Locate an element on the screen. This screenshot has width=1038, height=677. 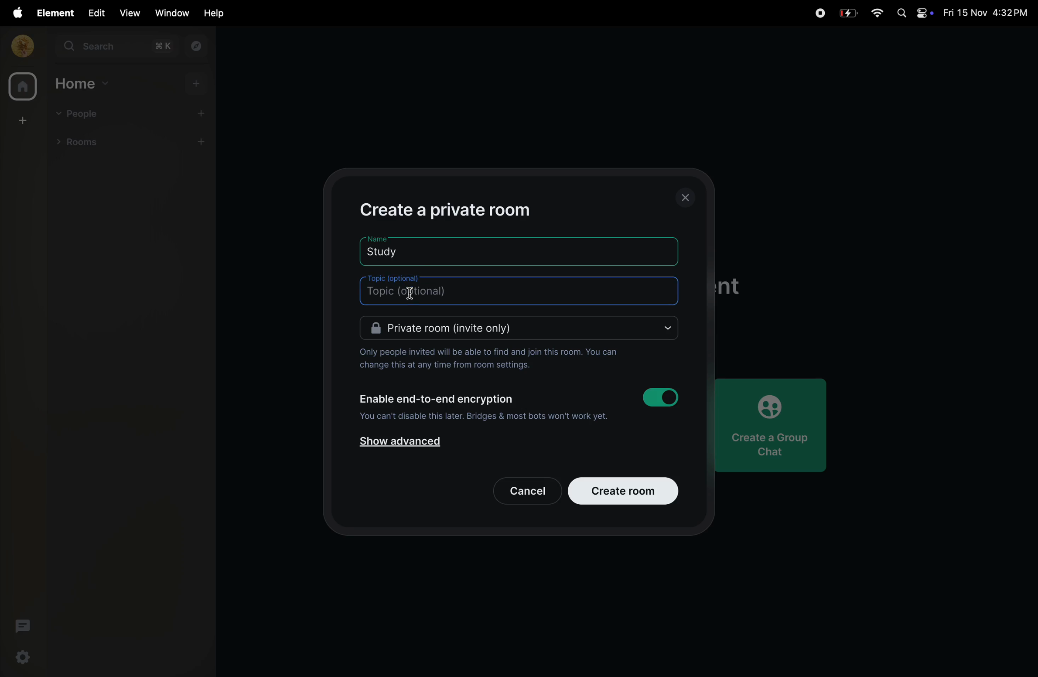
date and time is located at coordinates (985, 13).